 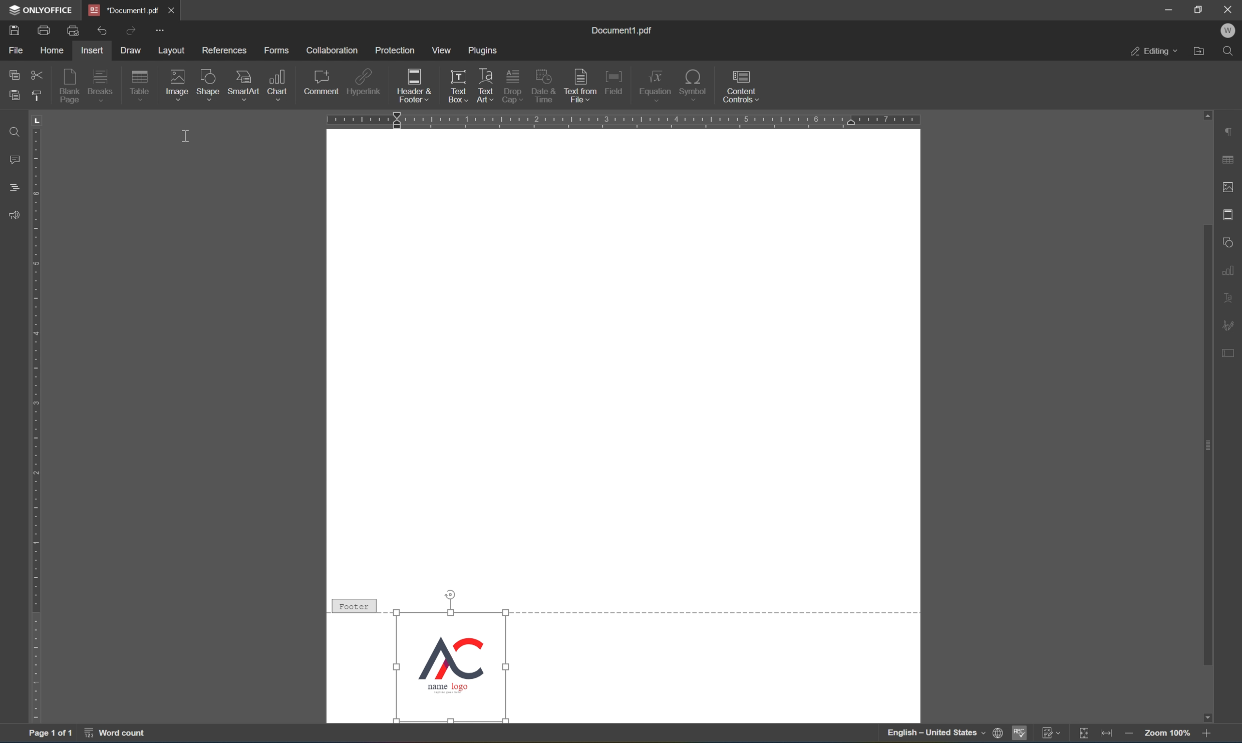 What do you see at coordinates (943, 734) in the screenshot?
I see `English-United States` at bounding box center [943, 734].